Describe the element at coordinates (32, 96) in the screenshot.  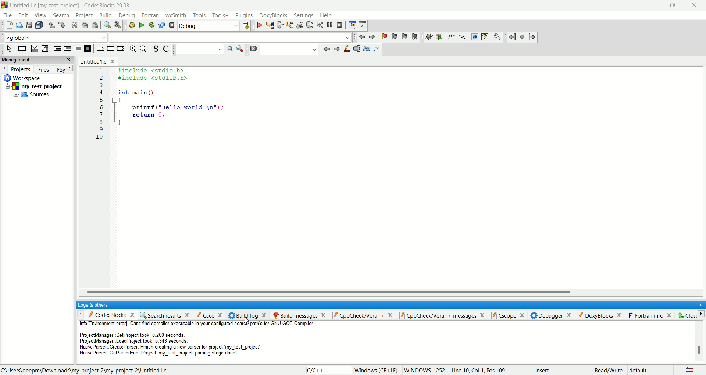
I see `sources` at that location.